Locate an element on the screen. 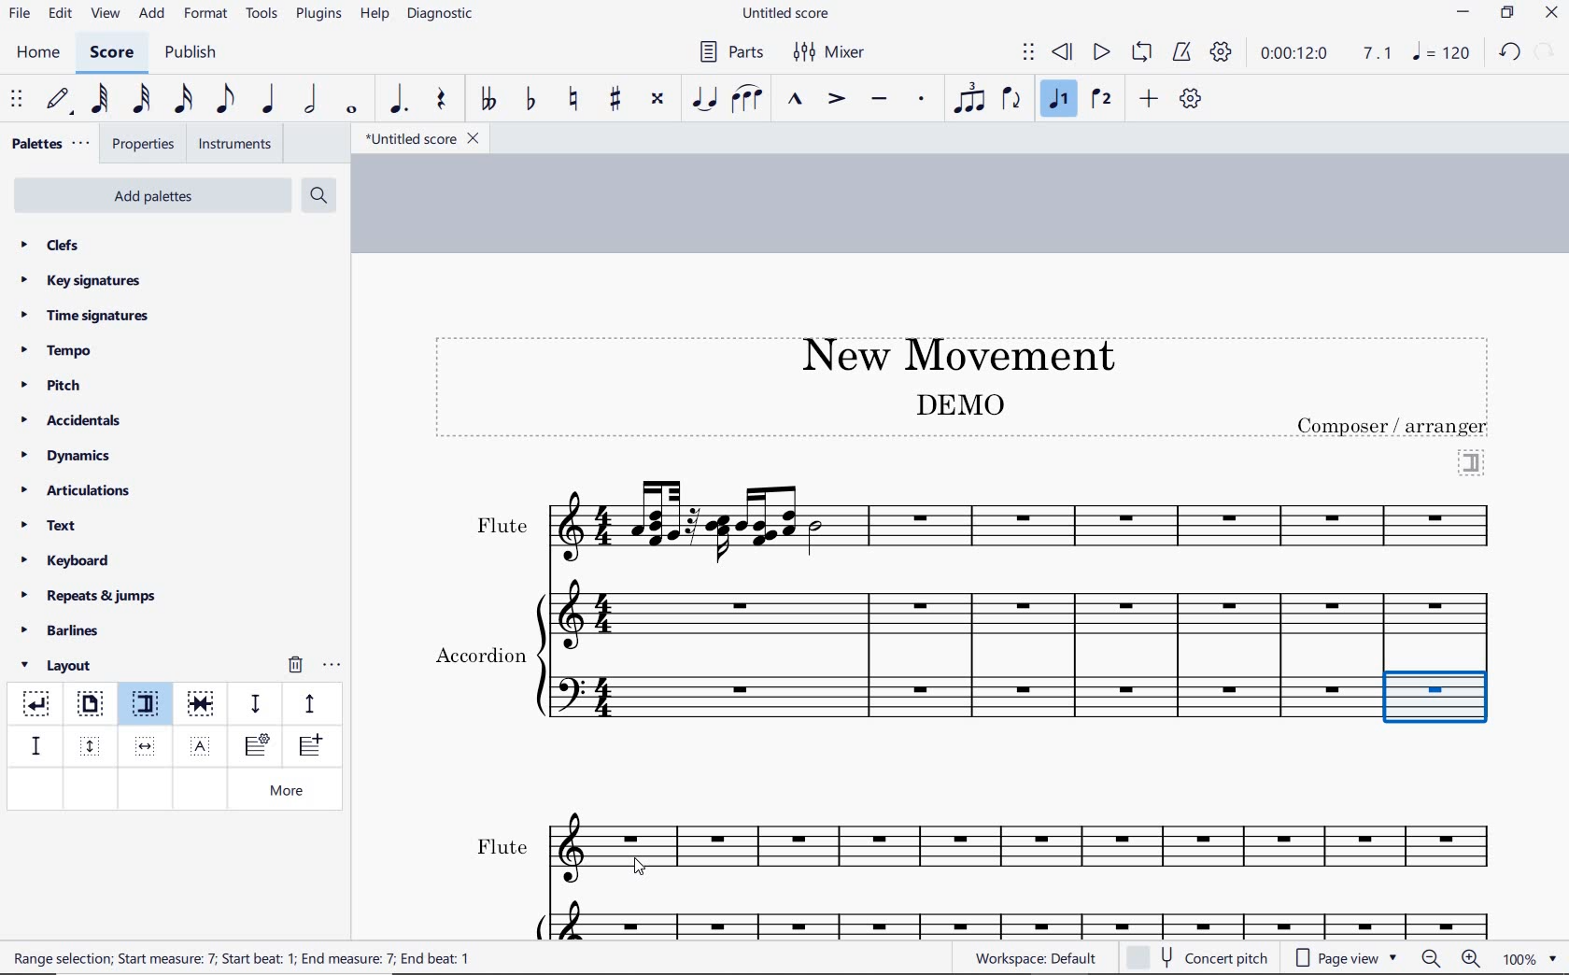  time signatures is located at coordinates (85, 315).